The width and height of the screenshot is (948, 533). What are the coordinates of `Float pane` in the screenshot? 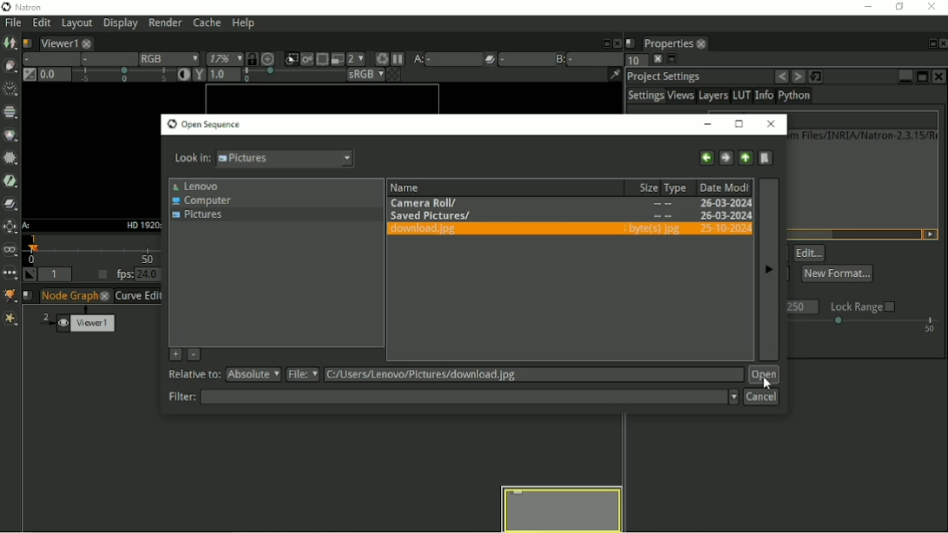 It's located at (672, 60).